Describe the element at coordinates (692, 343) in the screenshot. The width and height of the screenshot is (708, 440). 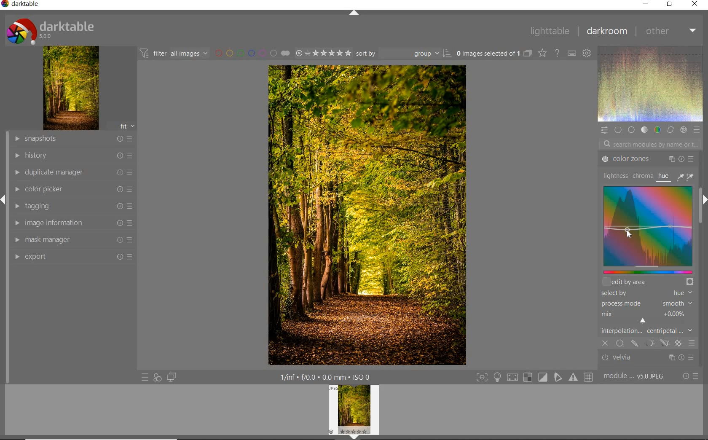
I see `blending options` at that location.